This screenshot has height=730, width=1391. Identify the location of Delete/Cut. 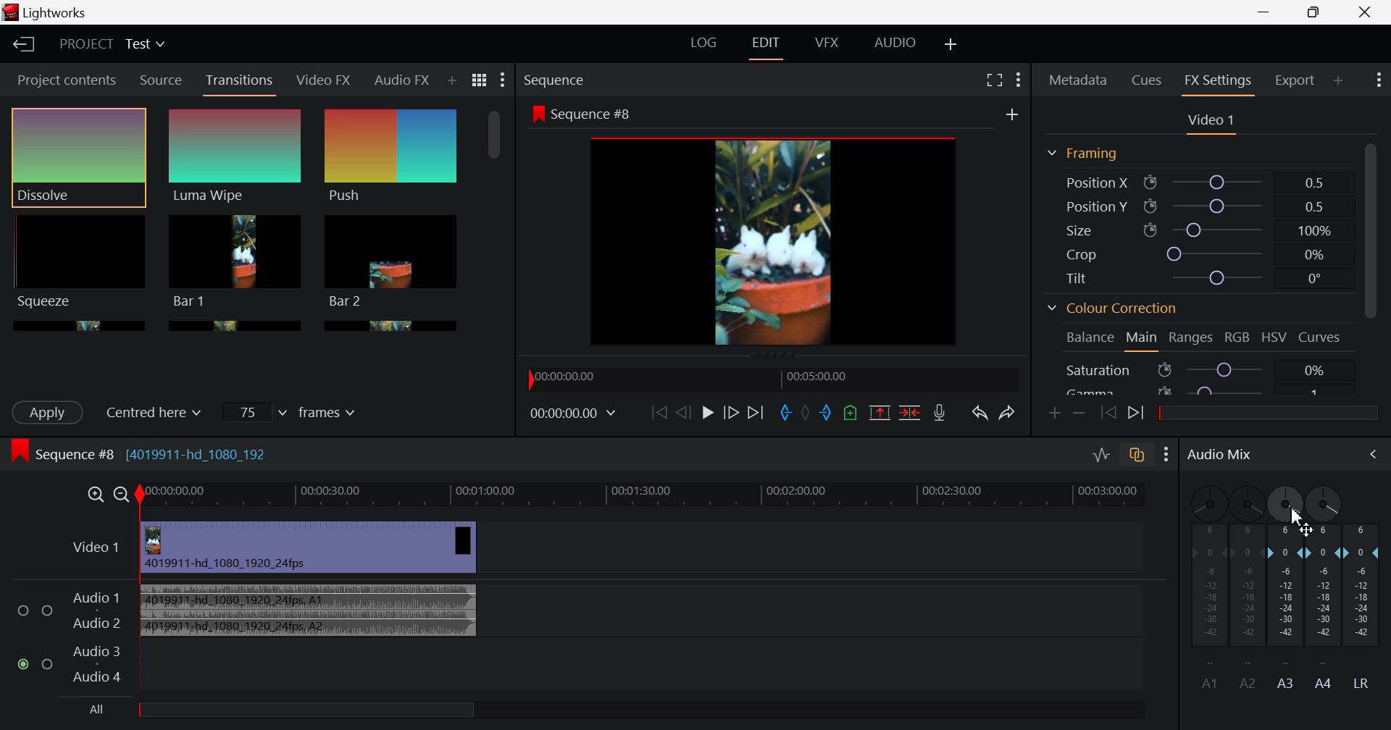
(912, 412).